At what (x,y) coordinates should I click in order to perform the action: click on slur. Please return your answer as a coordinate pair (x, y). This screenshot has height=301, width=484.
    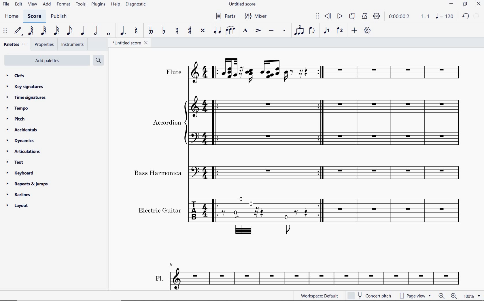
    Looking at the image, I should click on (231, 31).